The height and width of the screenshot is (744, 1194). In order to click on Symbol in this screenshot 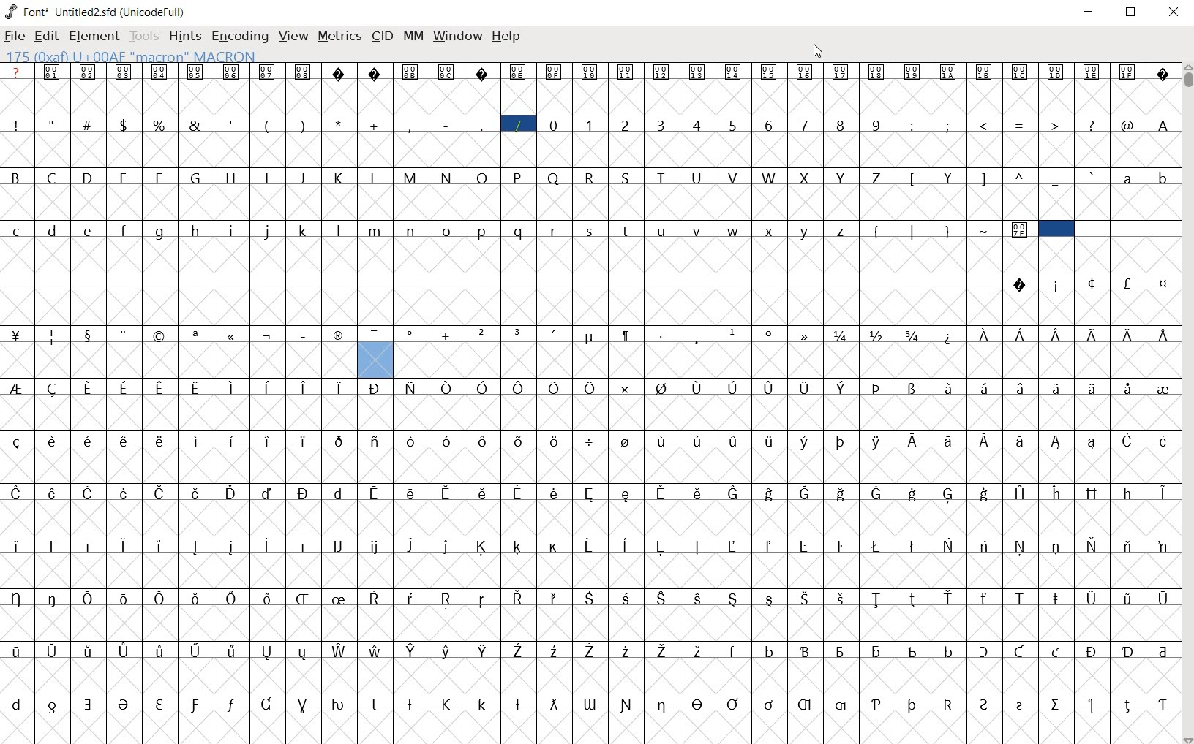, I will do `click(913, 649)`.